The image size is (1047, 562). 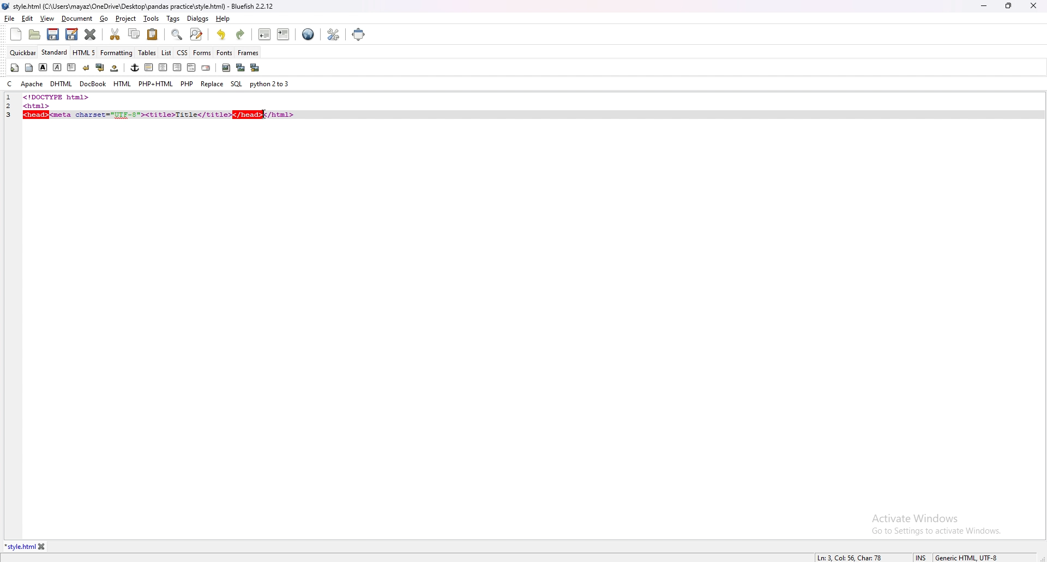 I want to click on insert thumbnail, so click(x=240, y=68).